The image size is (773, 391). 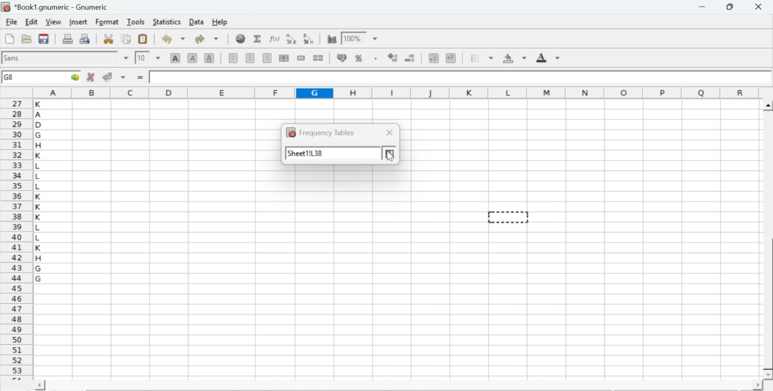 What do you see at coordinates (74, 77) in the screenshot?
I see `go to` at bounding box center [74, 77].